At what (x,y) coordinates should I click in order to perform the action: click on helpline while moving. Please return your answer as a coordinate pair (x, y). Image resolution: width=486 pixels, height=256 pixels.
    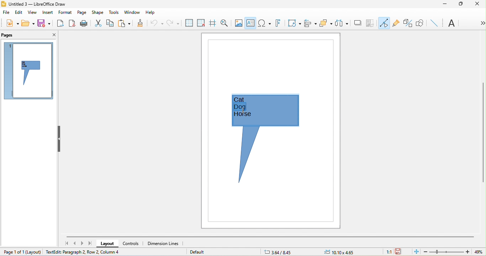
    Looking at the image, I should click on (213, 24).